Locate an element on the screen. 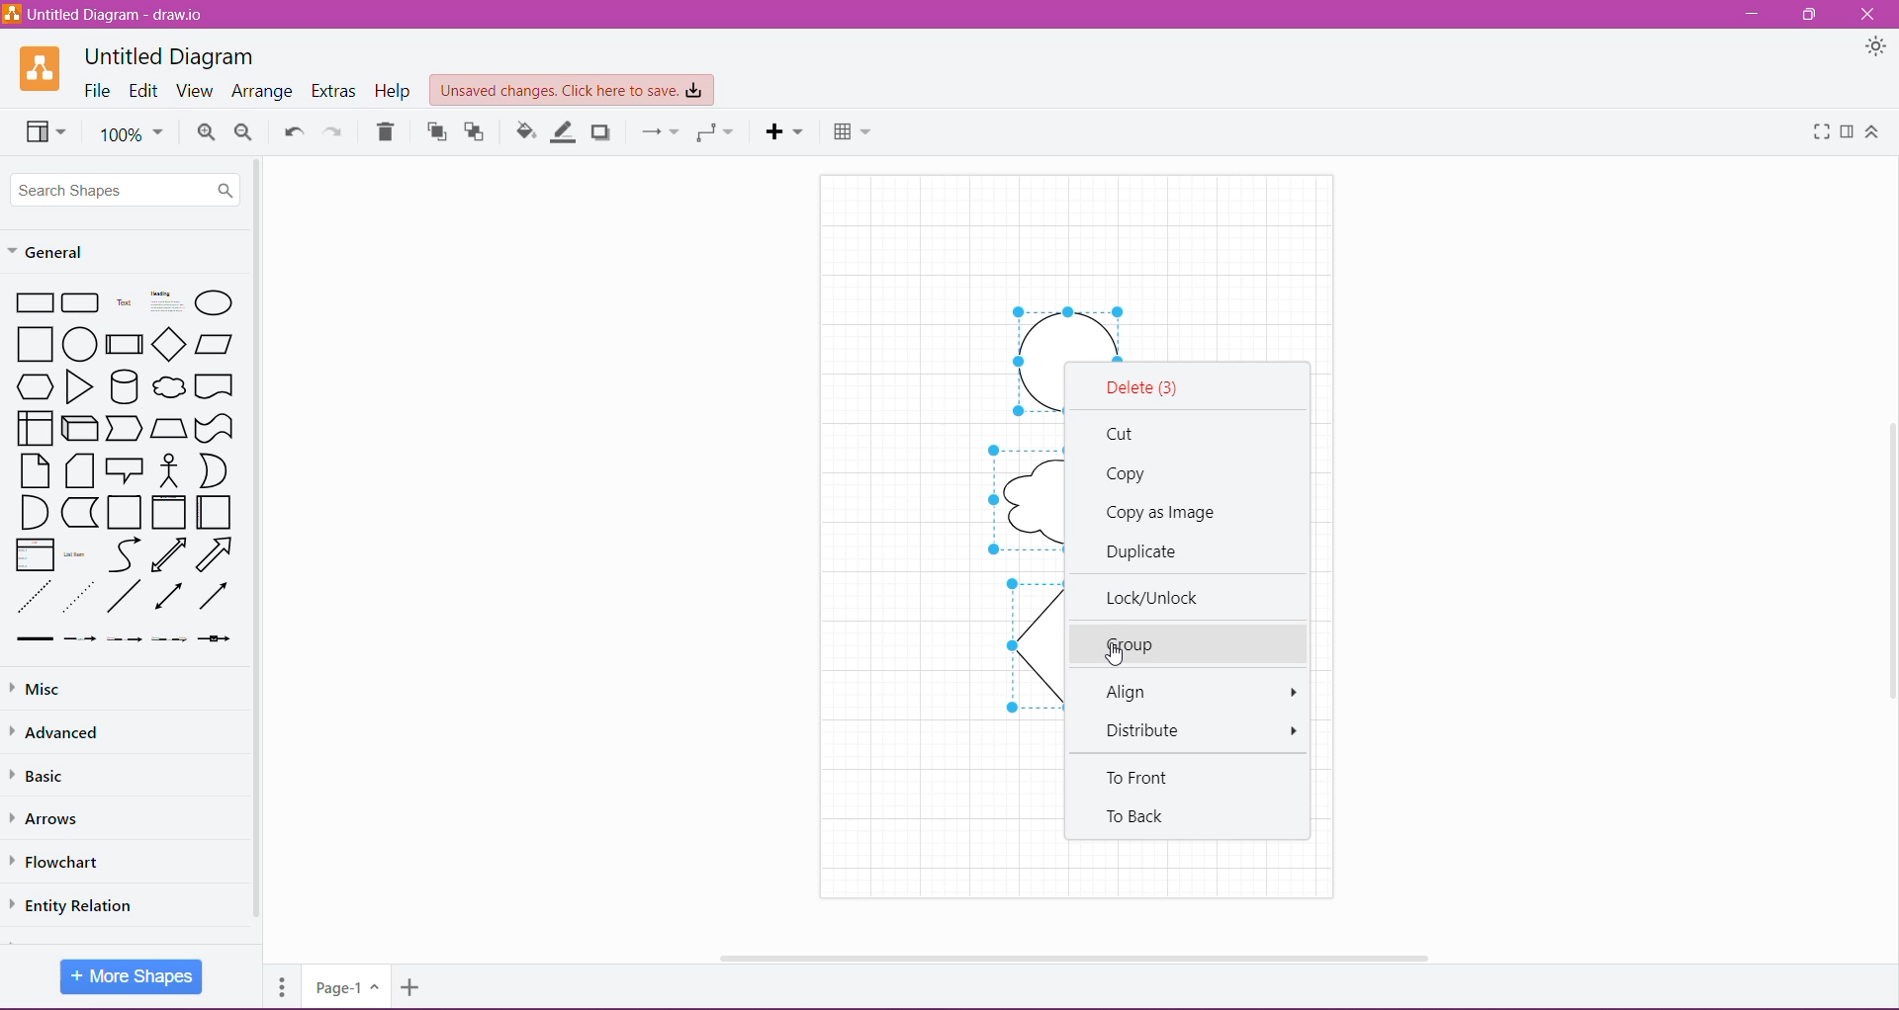 The image size is (1899, 1010). Insert Page is located at coordinates (412, 990).